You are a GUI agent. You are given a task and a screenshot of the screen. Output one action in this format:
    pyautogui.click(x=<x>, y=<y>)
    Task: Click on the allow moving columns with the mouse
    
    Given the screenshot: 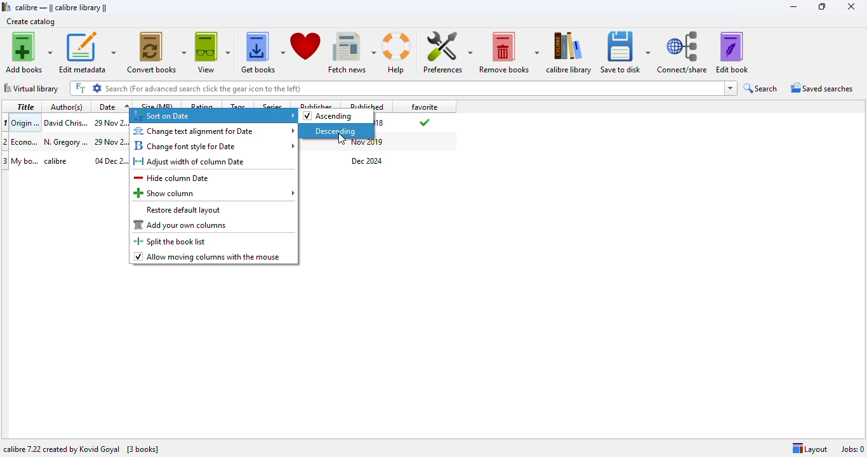 What is the action you would take?
    pyautogui.click(x=208, y=257)
    